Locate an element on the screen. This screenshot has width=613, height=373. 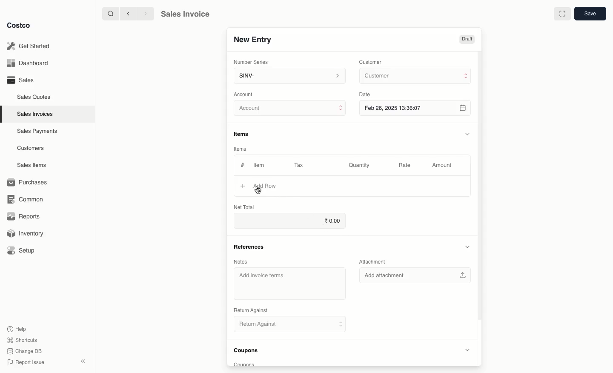
New Entry is located at coordinates (252, 39).